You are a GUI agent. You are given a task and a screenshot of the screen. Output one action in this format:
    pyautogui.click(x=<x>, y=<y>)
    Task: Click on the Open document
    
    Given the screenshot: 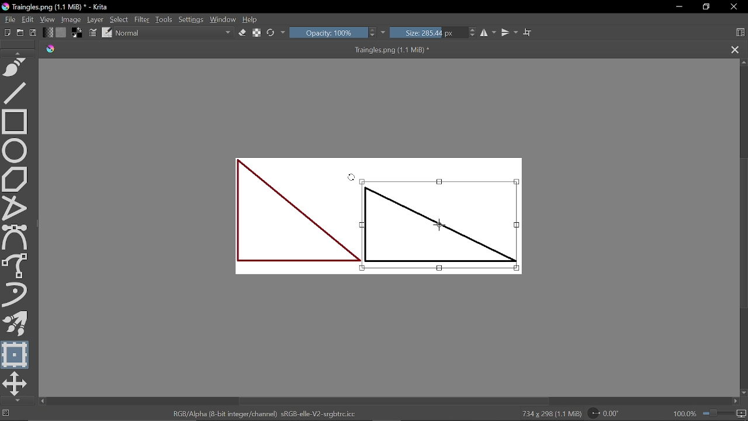 What is the action you would take?
    pyautogui.click(x=20, y=32)
    